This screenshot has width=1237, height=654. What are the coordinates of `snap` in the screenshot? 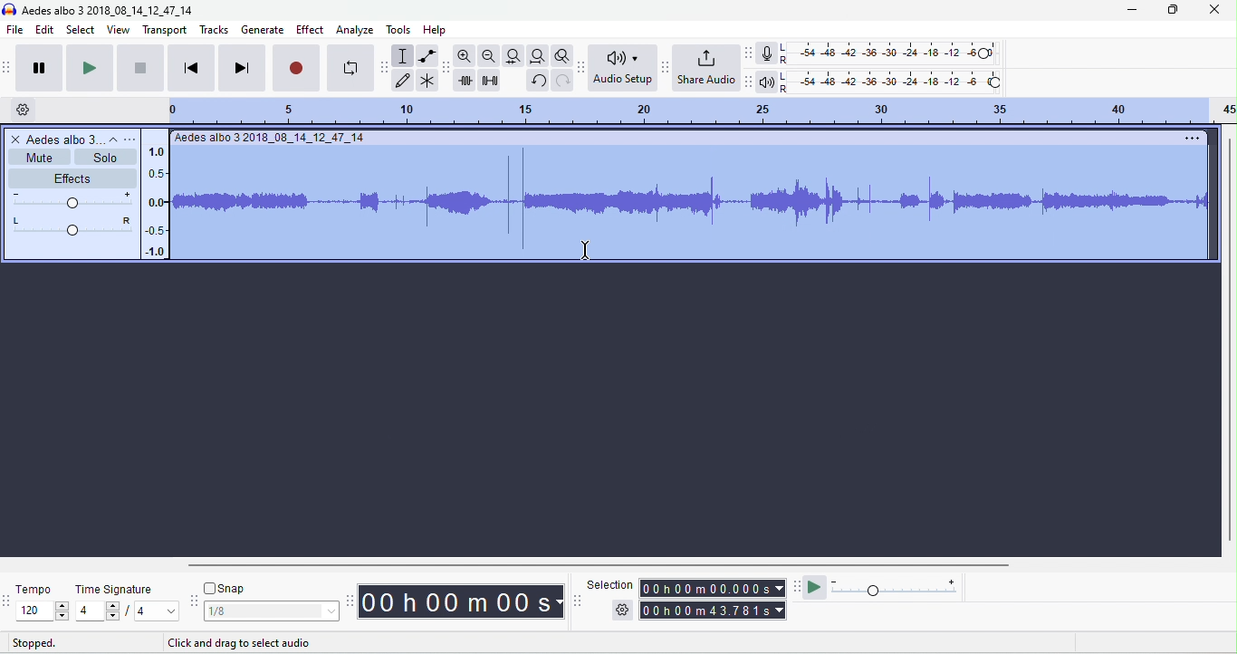 It's located at (227, 588).